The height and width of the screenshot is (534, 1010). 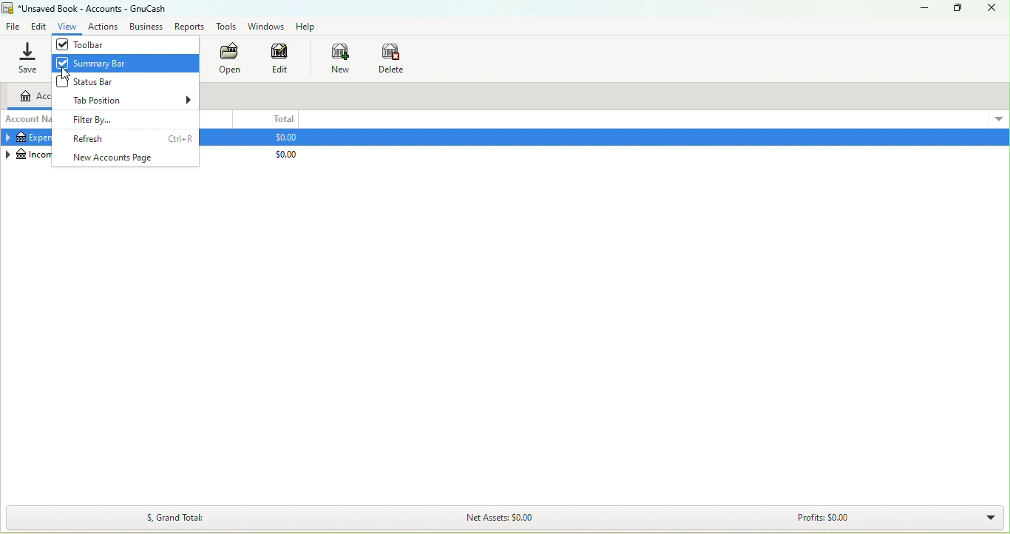 What do you see at coordinates (39, 27) in the screenshot?
I see `Edit` at bounding box center [39, 27].